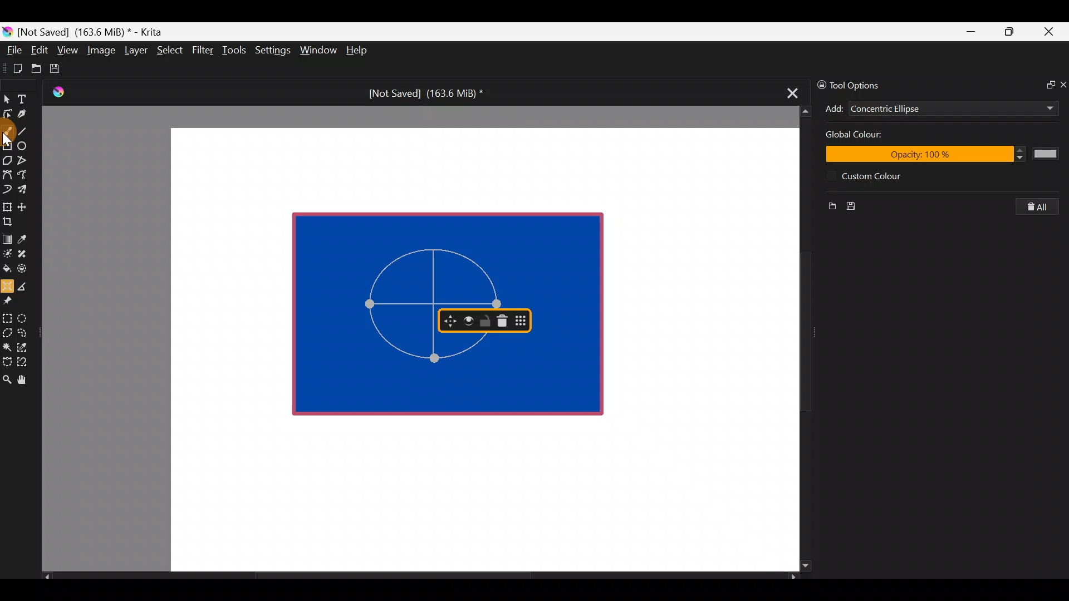 The width and height of the screenshot is (1069, 601). What do you see at coordinates (920, 110) in the screenshot?
I see `Concentric Ellipse` at bounding box center [920, 110].